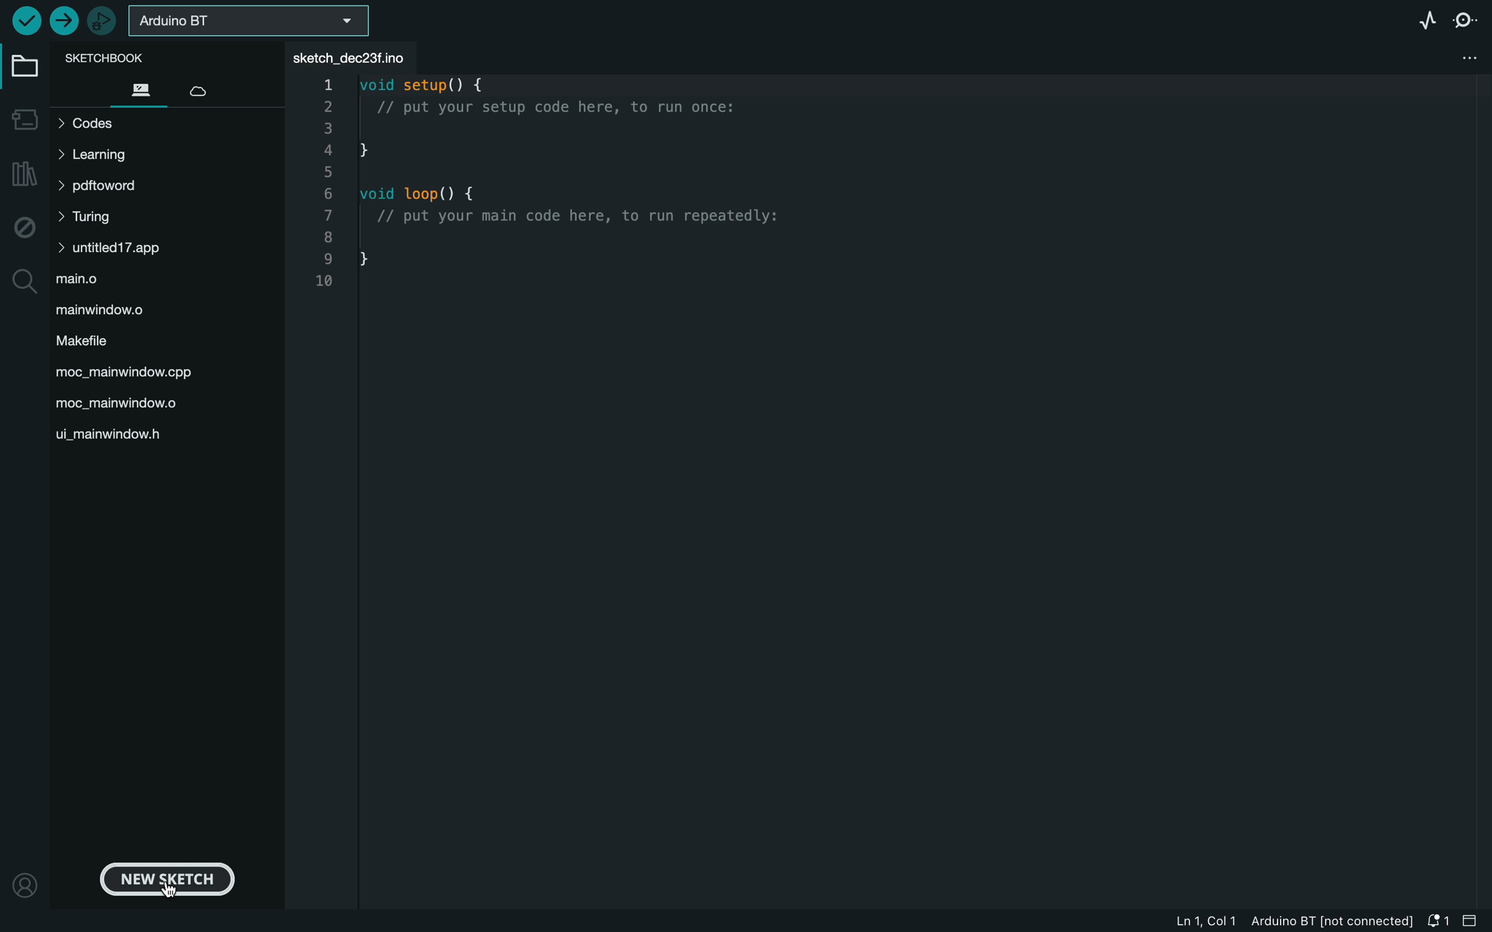 The height and width of the screenshot is (932, 1492). I want to click on cursor, so click(171, 891).